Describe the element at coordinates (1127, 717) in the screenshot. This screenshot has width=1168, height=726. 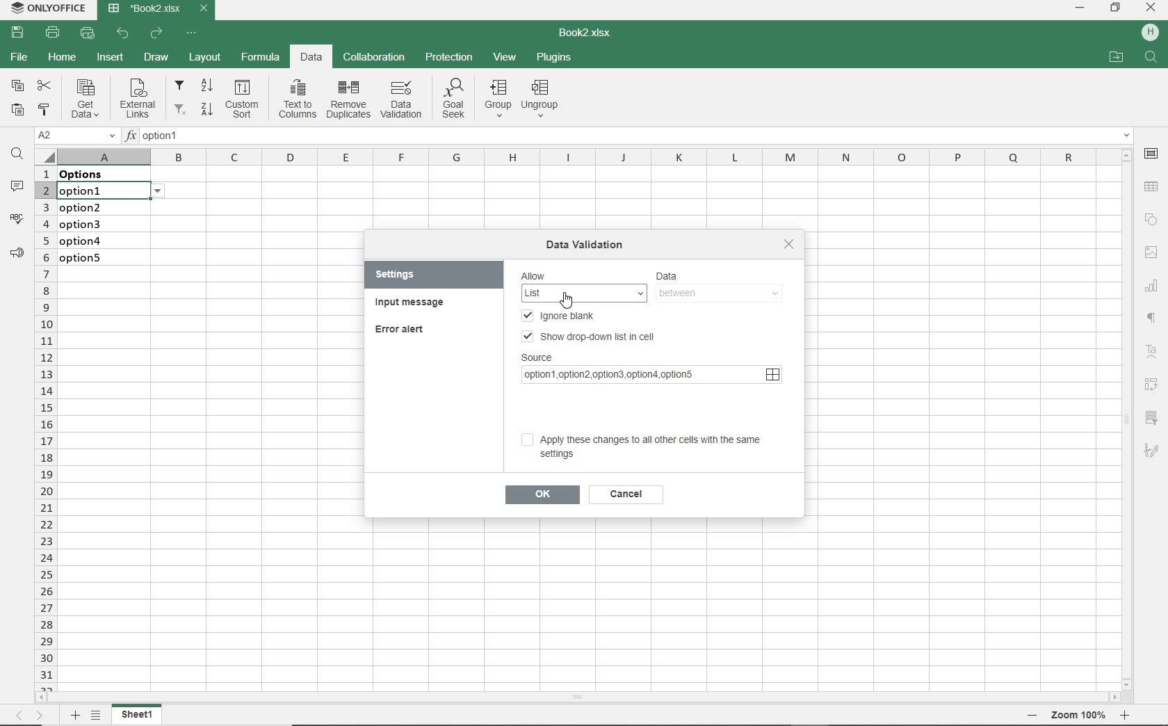
I see `Zoom in` at that location.